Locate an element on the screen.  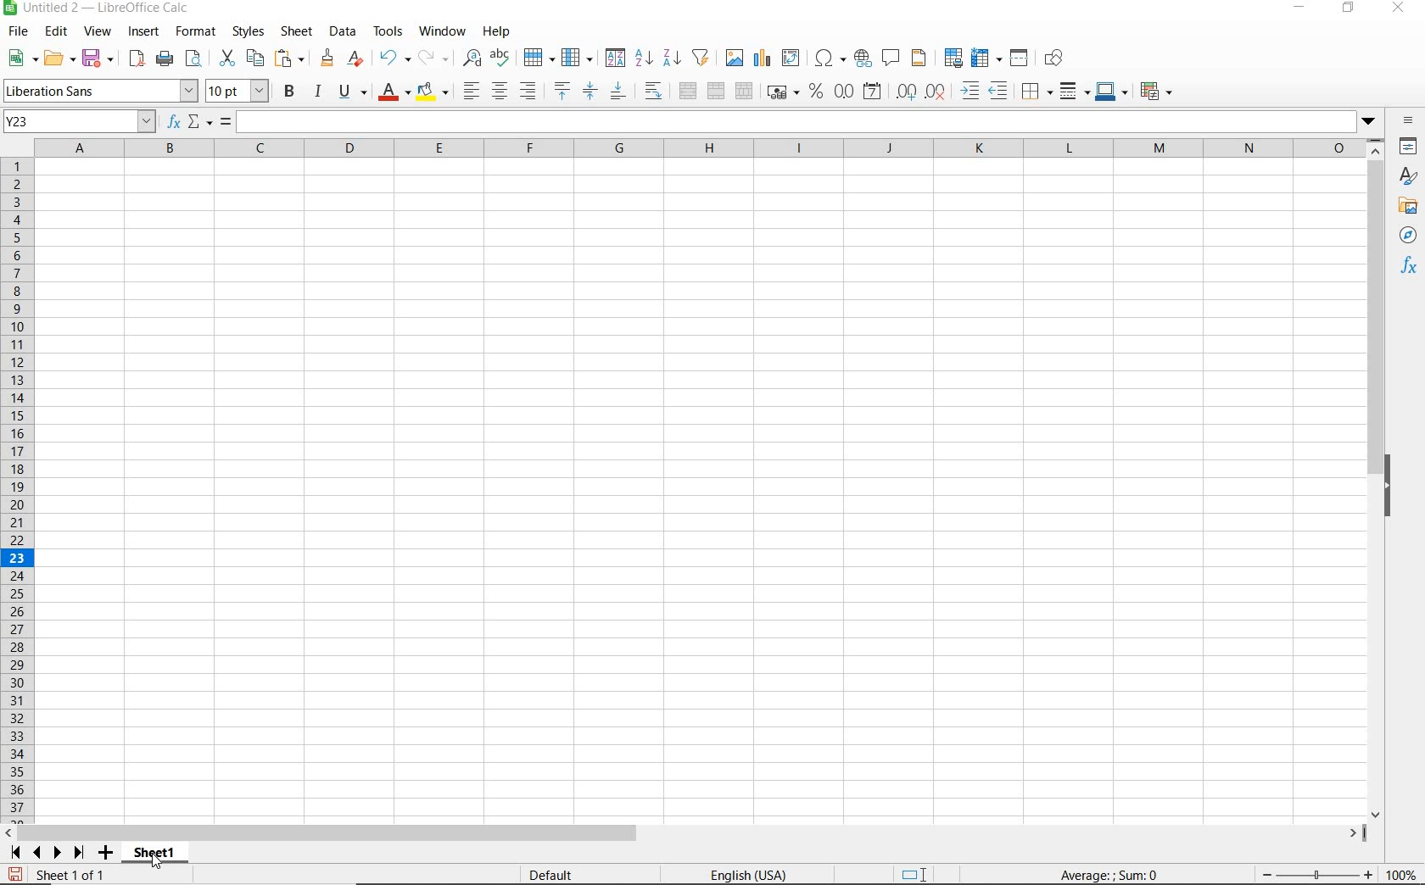
UNMERGE CELLS is located at coordinates (744, 92).